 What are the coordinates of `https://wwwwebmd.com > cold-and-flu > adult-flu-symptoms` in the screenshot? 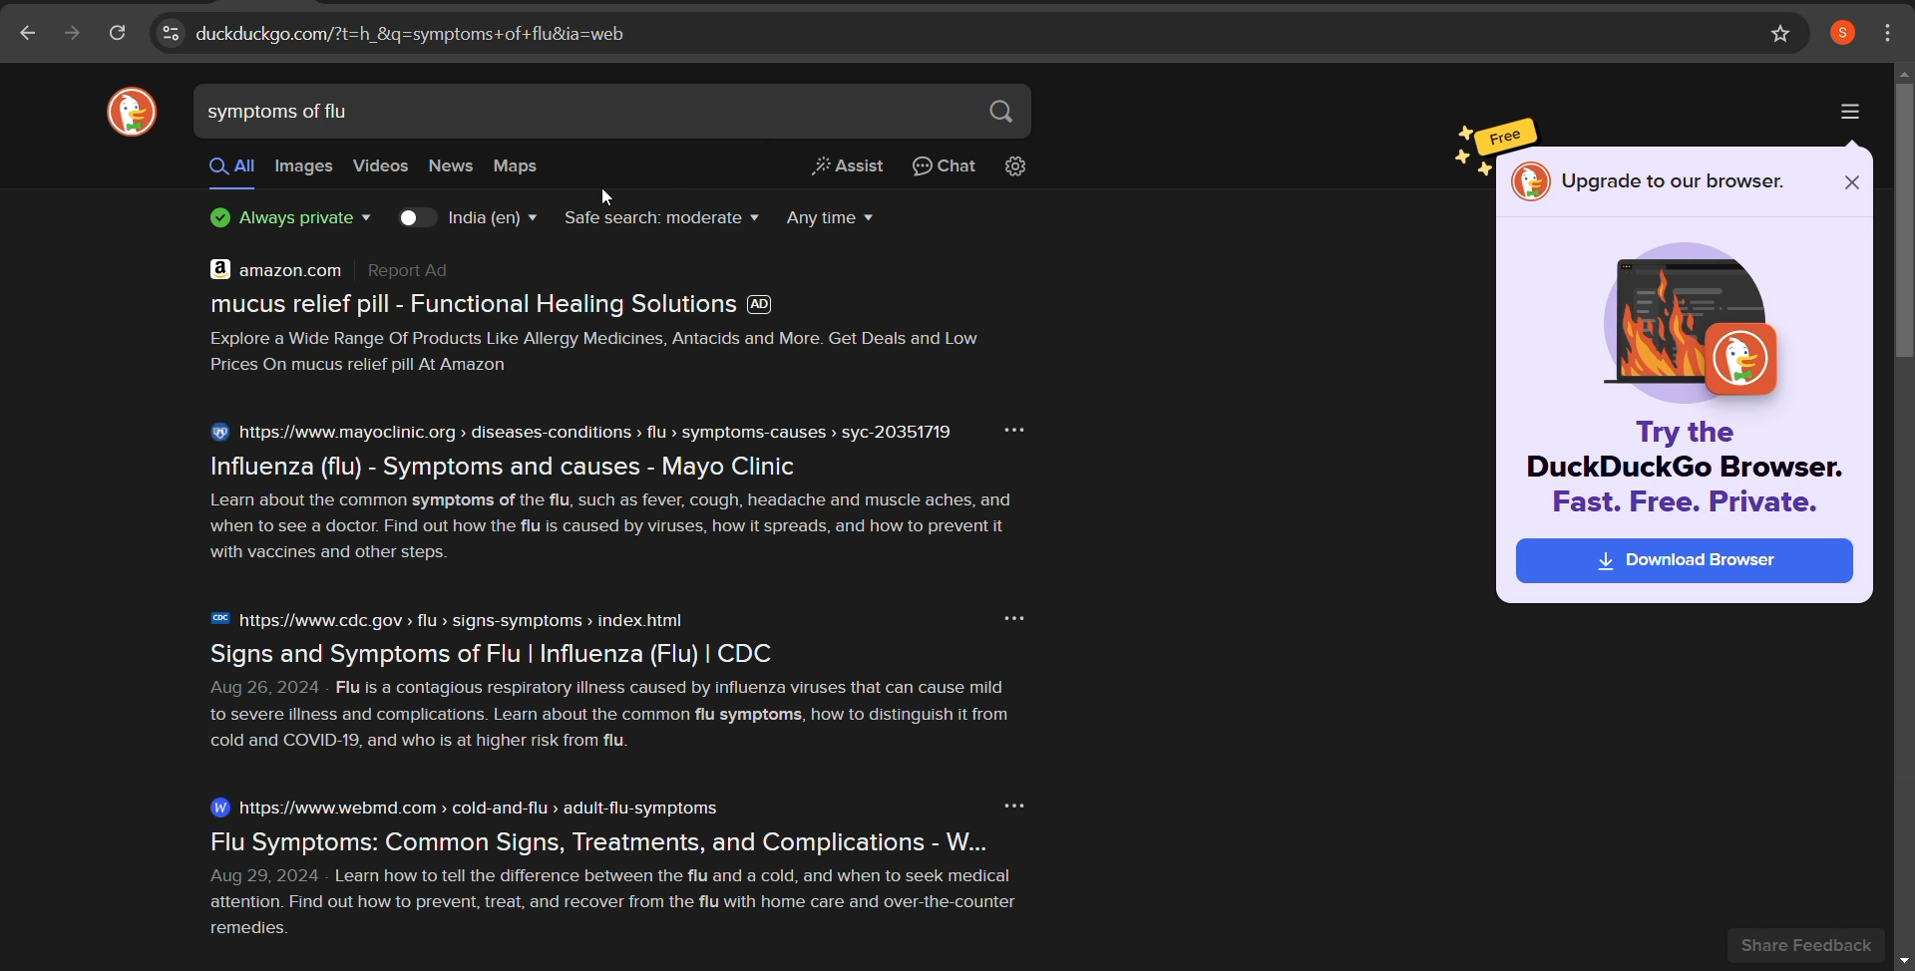 It's located at (465, 807).